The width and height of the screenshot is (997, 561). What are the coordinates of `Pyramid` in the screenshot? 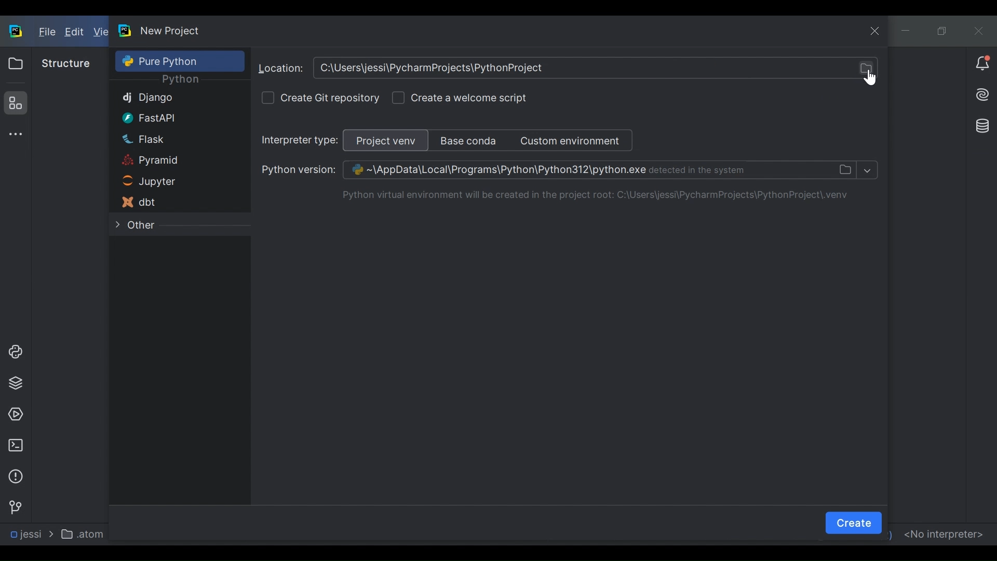 It's located at (169, 161).